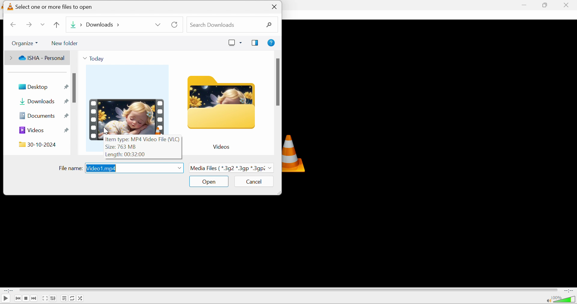 This screenshot has width=577, height=304. I want to click on 30-10-2024, so click(38, 145).